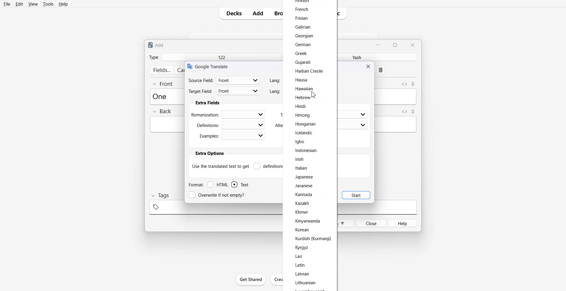  I want to click on Source filed, so click(224, 80).